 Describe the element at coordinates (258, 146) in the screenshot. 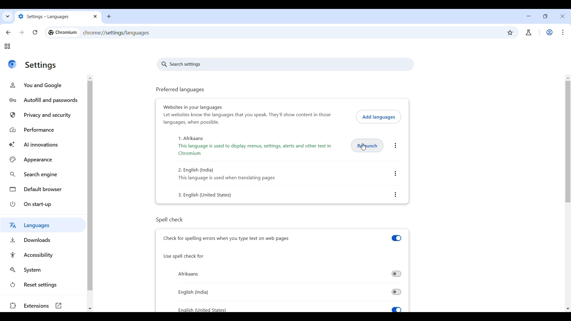

I see `Afrikaans changed as priority 1 language by browser` at that location.